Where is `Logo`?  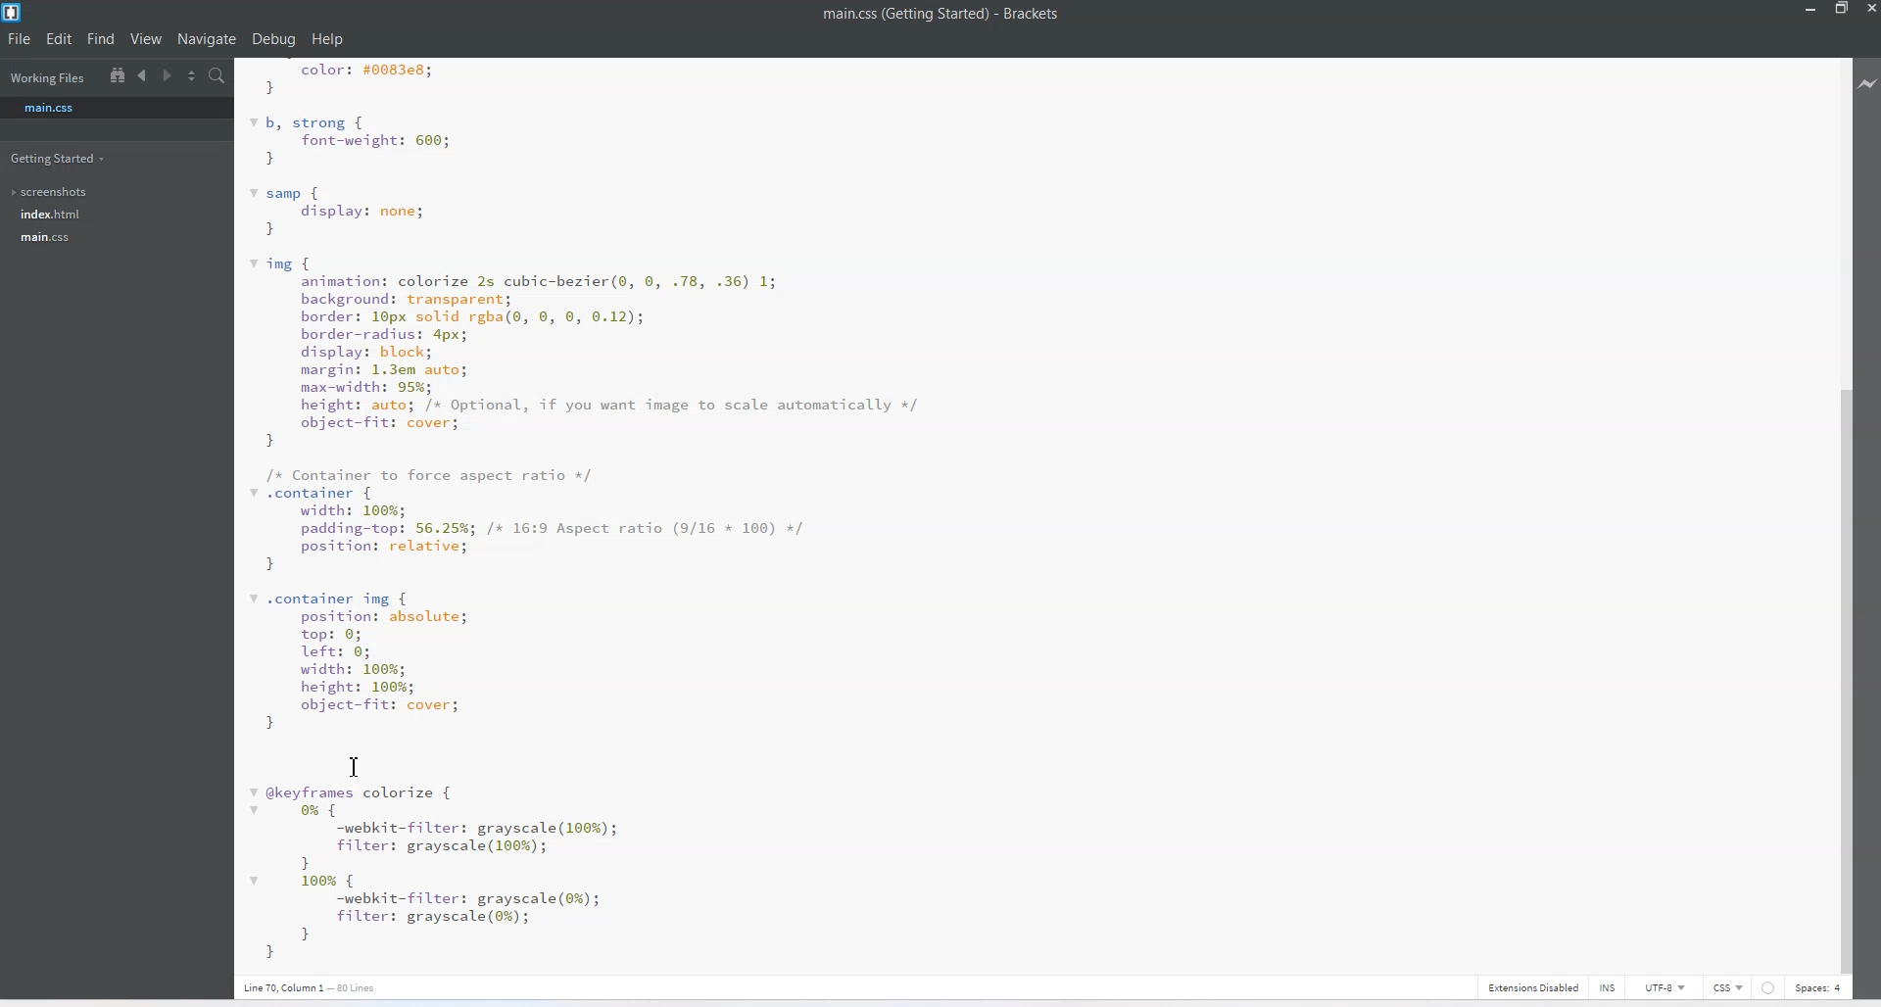 Logo is located at coordinates (14, 13).